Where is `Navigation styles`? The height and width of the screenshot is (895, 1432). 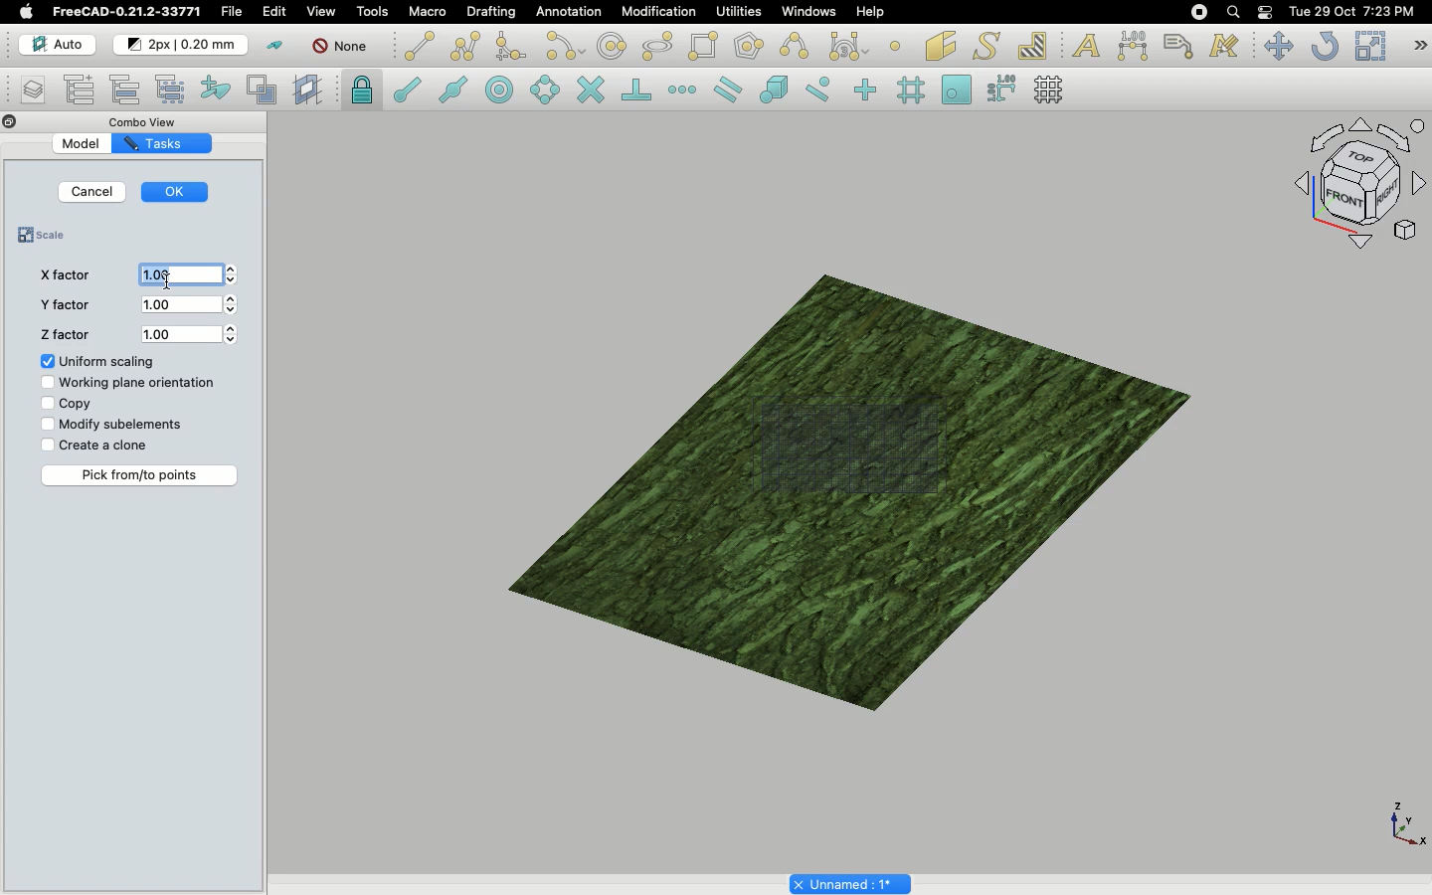 Navigation styles is located at coordinates (1355, 187).